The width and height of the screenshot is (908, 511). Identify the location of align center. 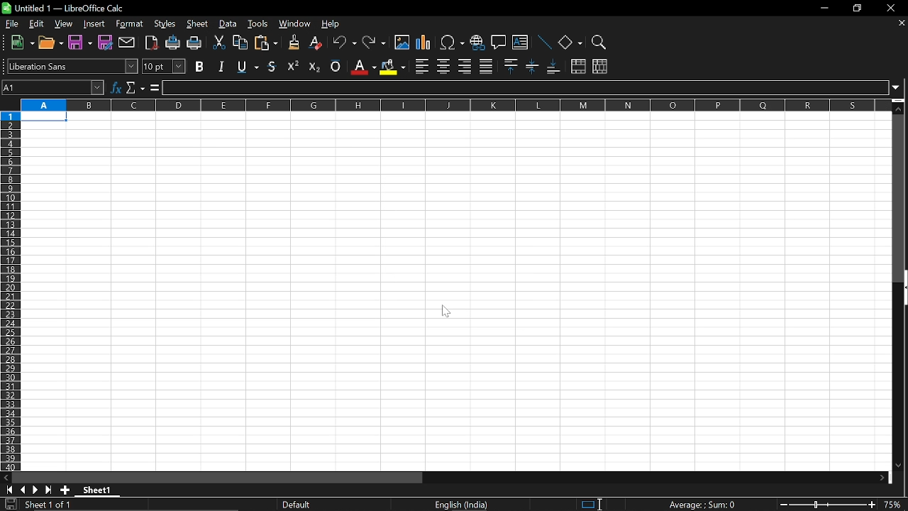
(443, 67).